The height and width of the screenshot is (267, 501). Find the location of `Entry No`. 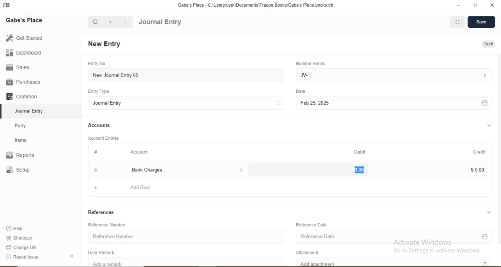

Entry No is located at coordinates (96, 63).